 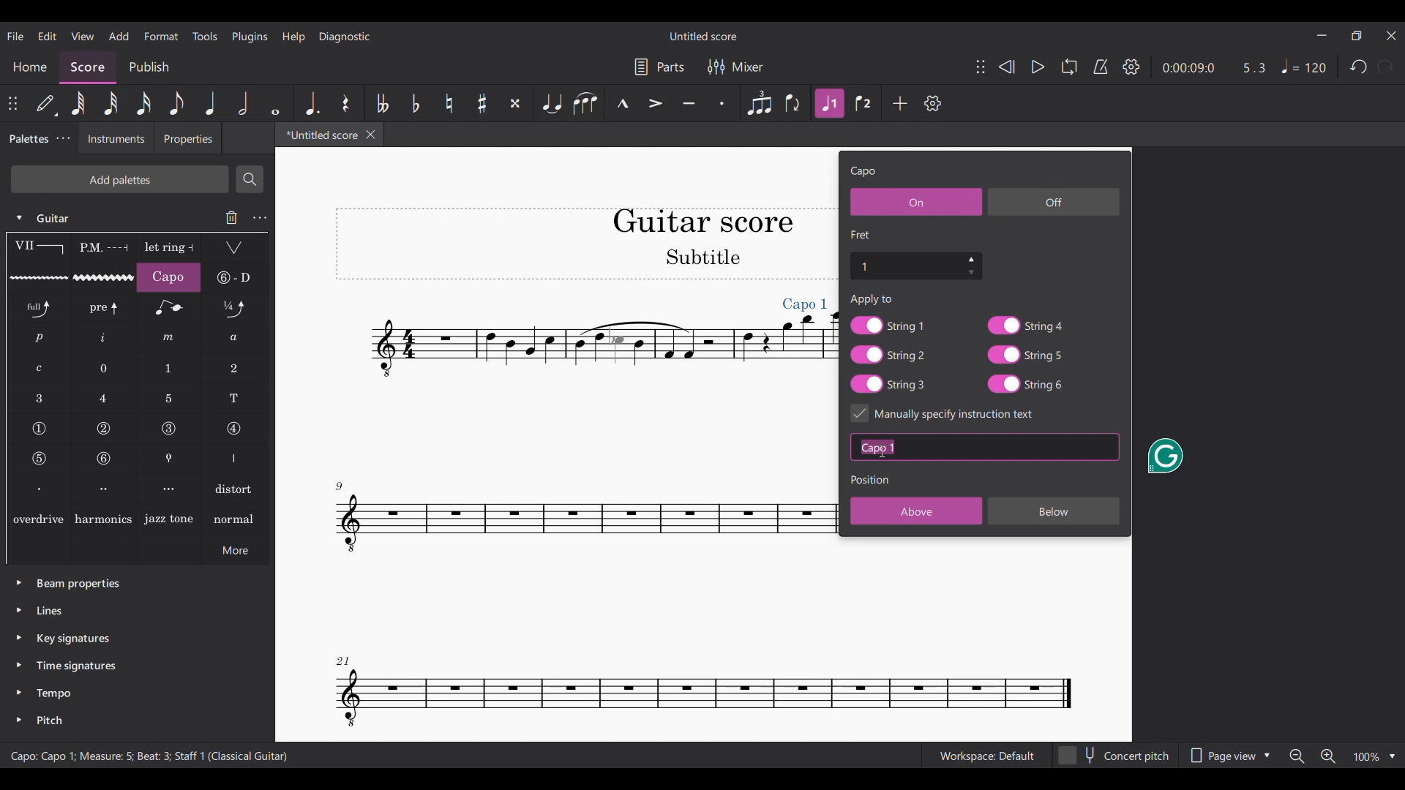 What do you see at coordinates (689, 103) in the screenshot?
I see `Tenuto` at bounding box center [689, 103].